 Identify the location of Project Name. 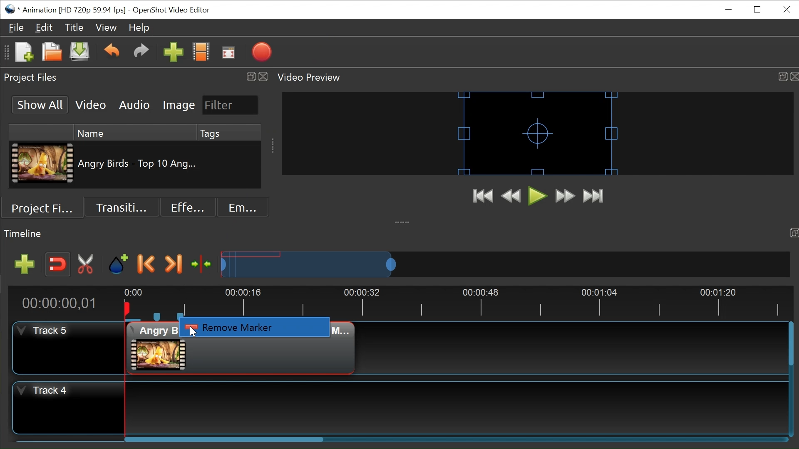
(73, 10).